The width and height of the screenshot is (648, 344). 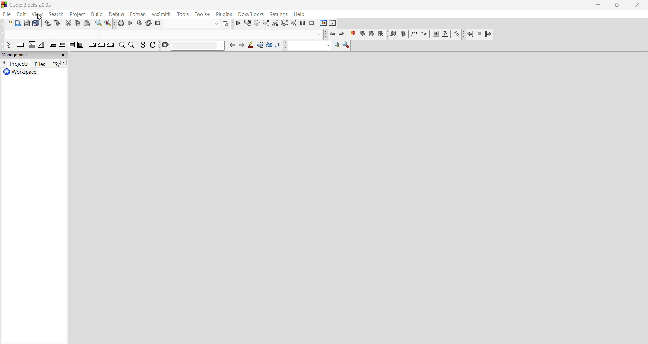 I want to click on jump forward, so click(x=341, y=34).